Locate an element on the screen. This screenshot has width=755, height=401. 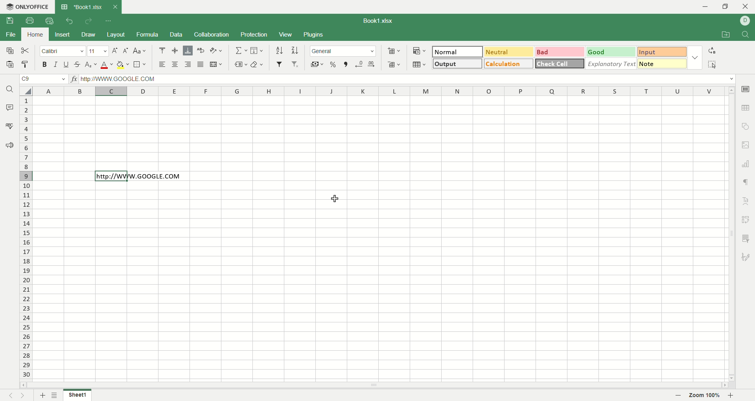
pivot settings is located at coordinates (746, 218).